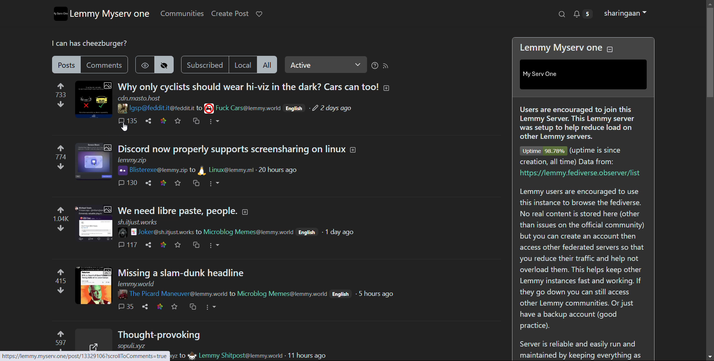 The image size is (714, 361). I want to click on profile, so click(625, 13).